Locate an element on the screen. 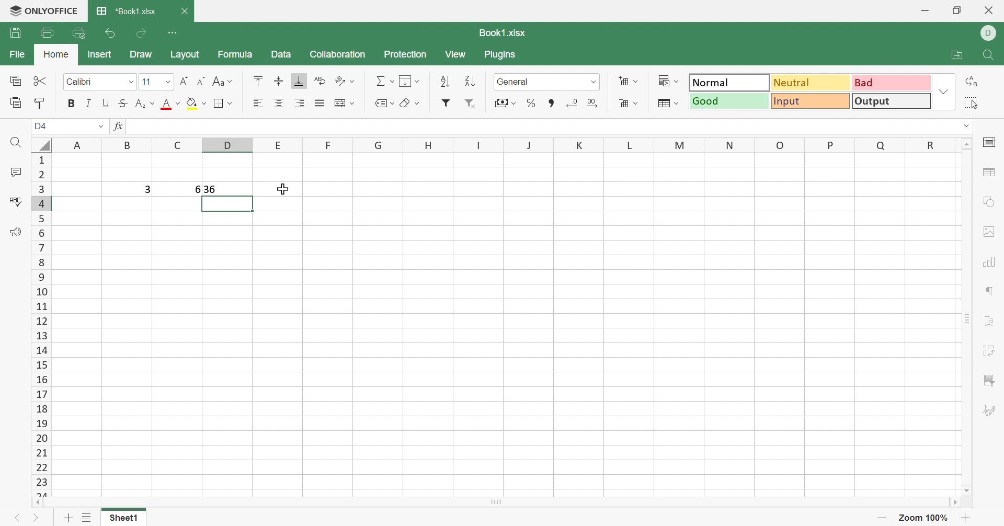 This screenshot has height=526, width=1004. Layout is located at coordinates (185, 54).